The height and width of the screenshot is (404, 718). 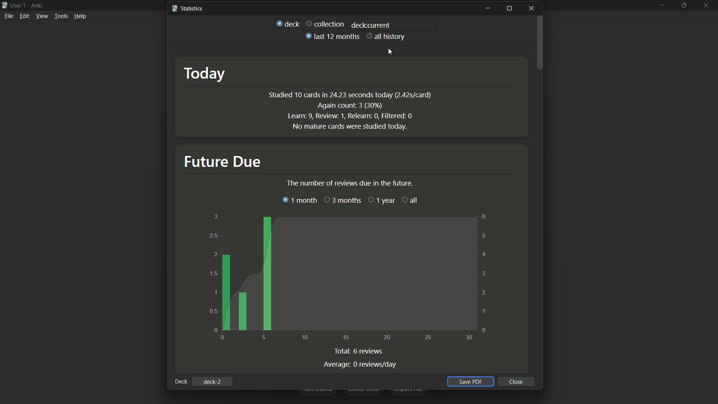 What do you see at coordinates (371, 25) in the screenshot?
I see `deck:current` at bounding box center [371, 25].